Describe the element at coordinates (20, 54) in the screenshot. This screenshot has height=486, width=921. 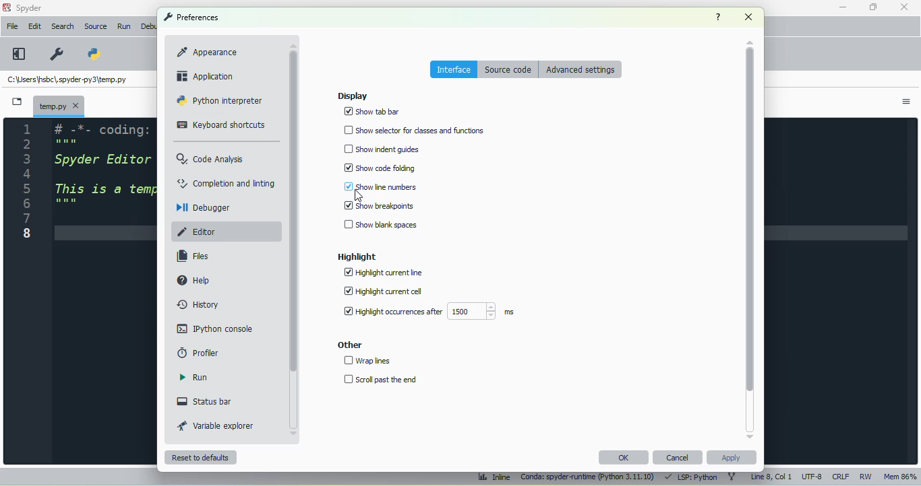
I see `maximize current pane` at that location.